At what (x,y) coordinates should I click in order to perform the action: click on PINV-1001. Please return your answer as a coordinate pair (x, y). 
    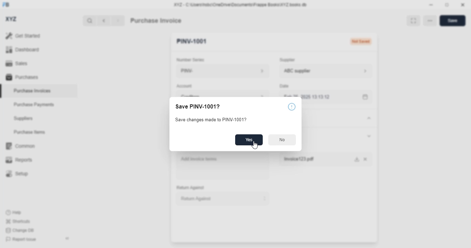
    Looking at the image, I should click on (192, 41).